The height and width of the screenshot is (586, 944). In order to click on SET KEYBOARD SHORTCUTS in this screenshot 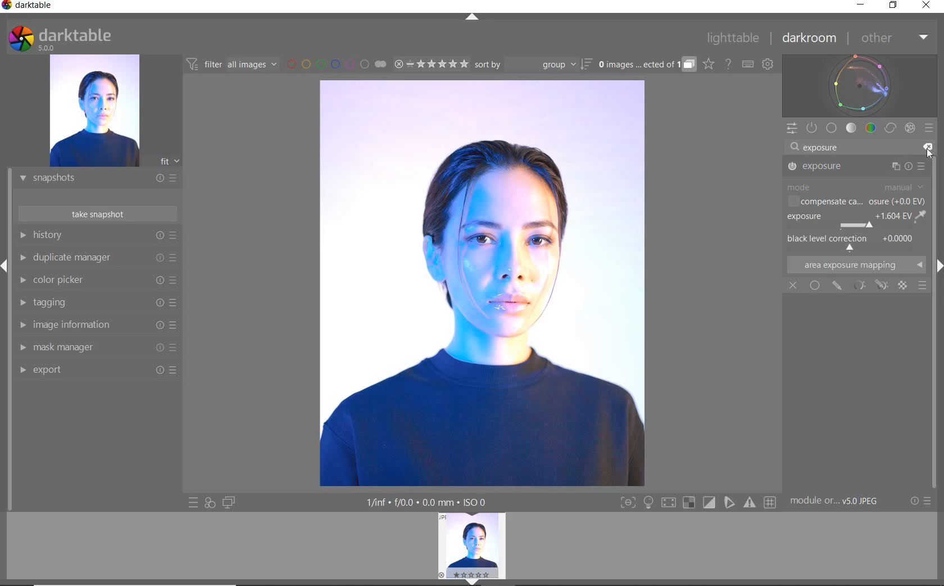, I will do `click(748, 64)`.